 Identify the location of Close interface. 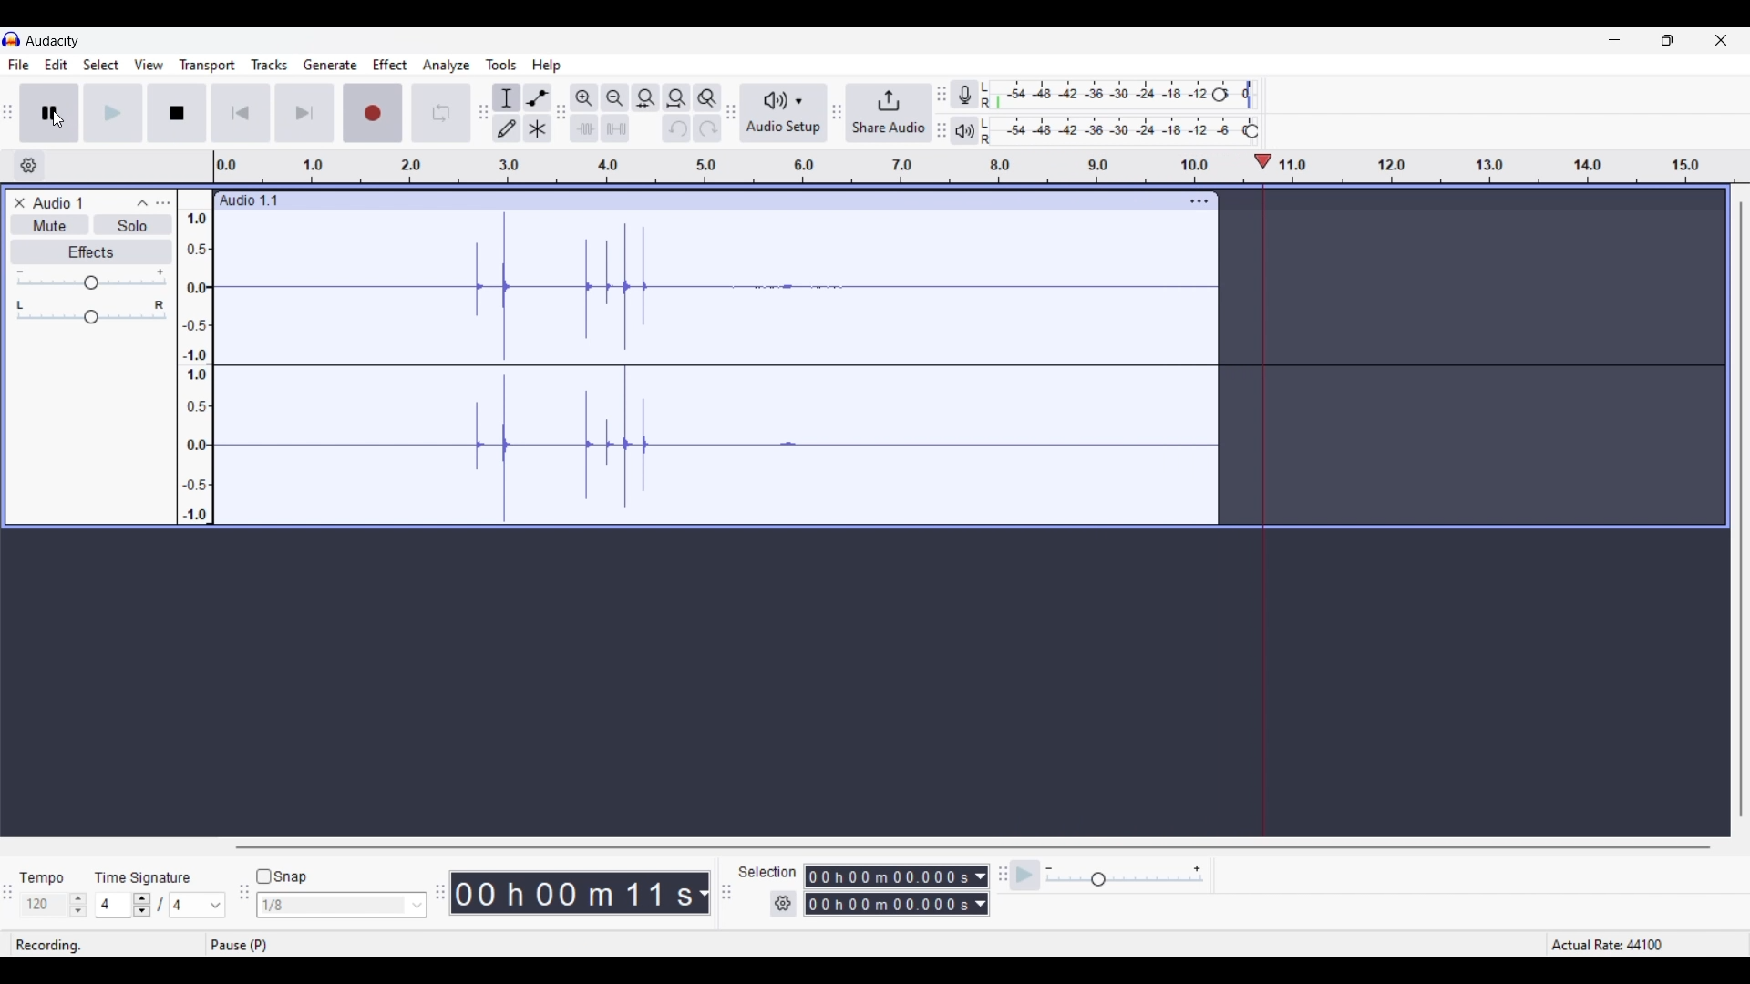
(1721, 40).